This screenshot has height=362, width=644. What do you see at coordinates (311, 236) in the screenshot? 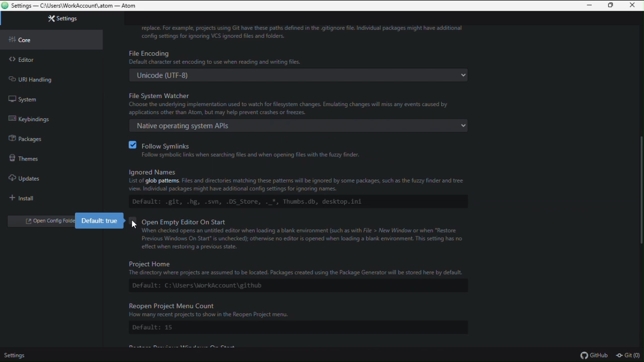
I see `open empty editor on start` at bounding box center [311, 236].